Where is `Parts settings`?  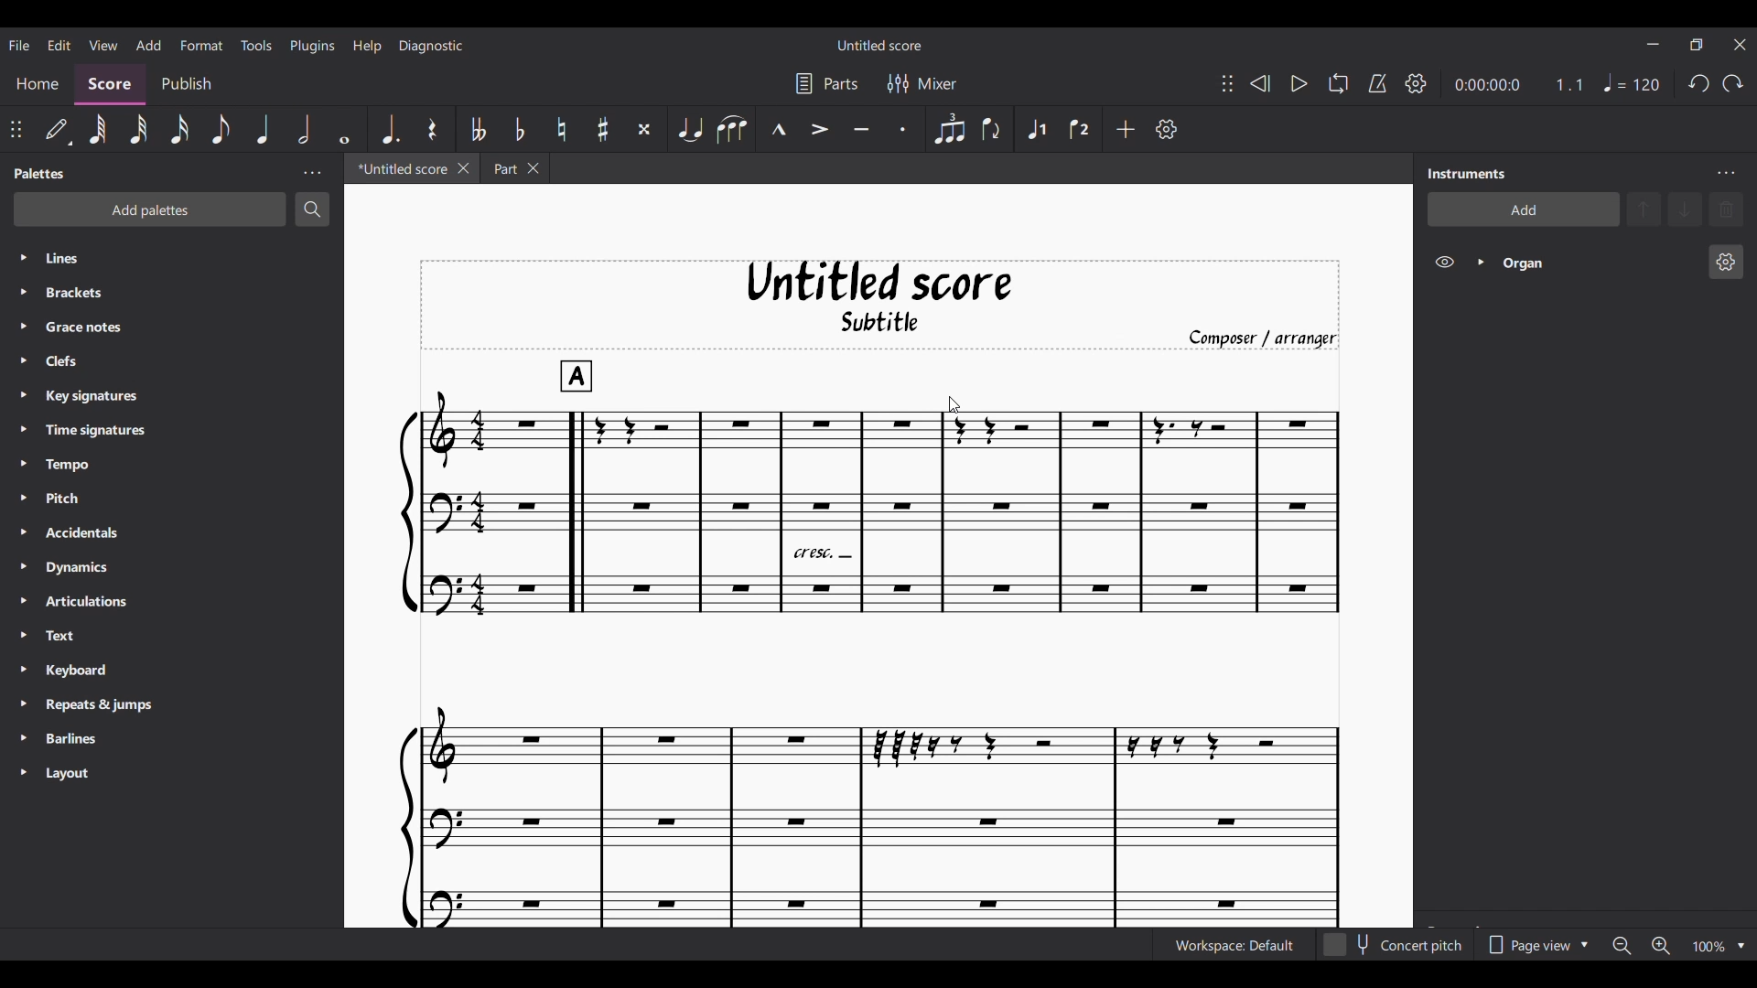
Parts settings is located at coordinates (826, 84).